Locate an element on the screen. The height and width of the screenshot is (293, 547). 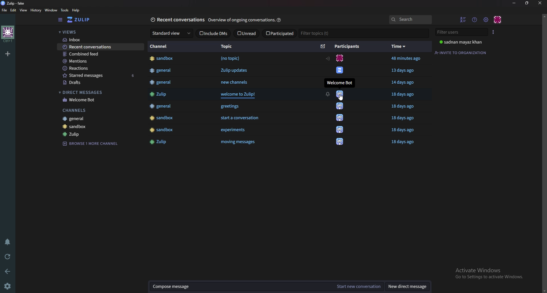
Range is located at coordinates (328, 58).